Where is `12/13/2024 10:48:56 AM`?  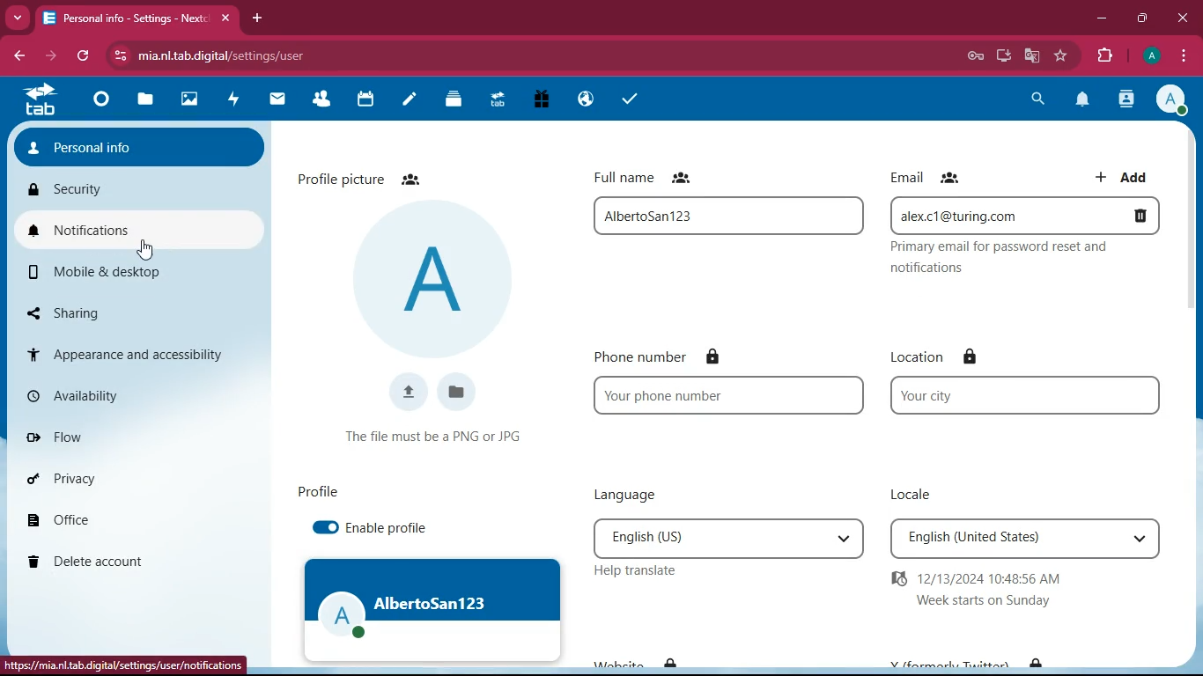
12/13/2024 10:48:56 AM is located at coordinates (966, 578).